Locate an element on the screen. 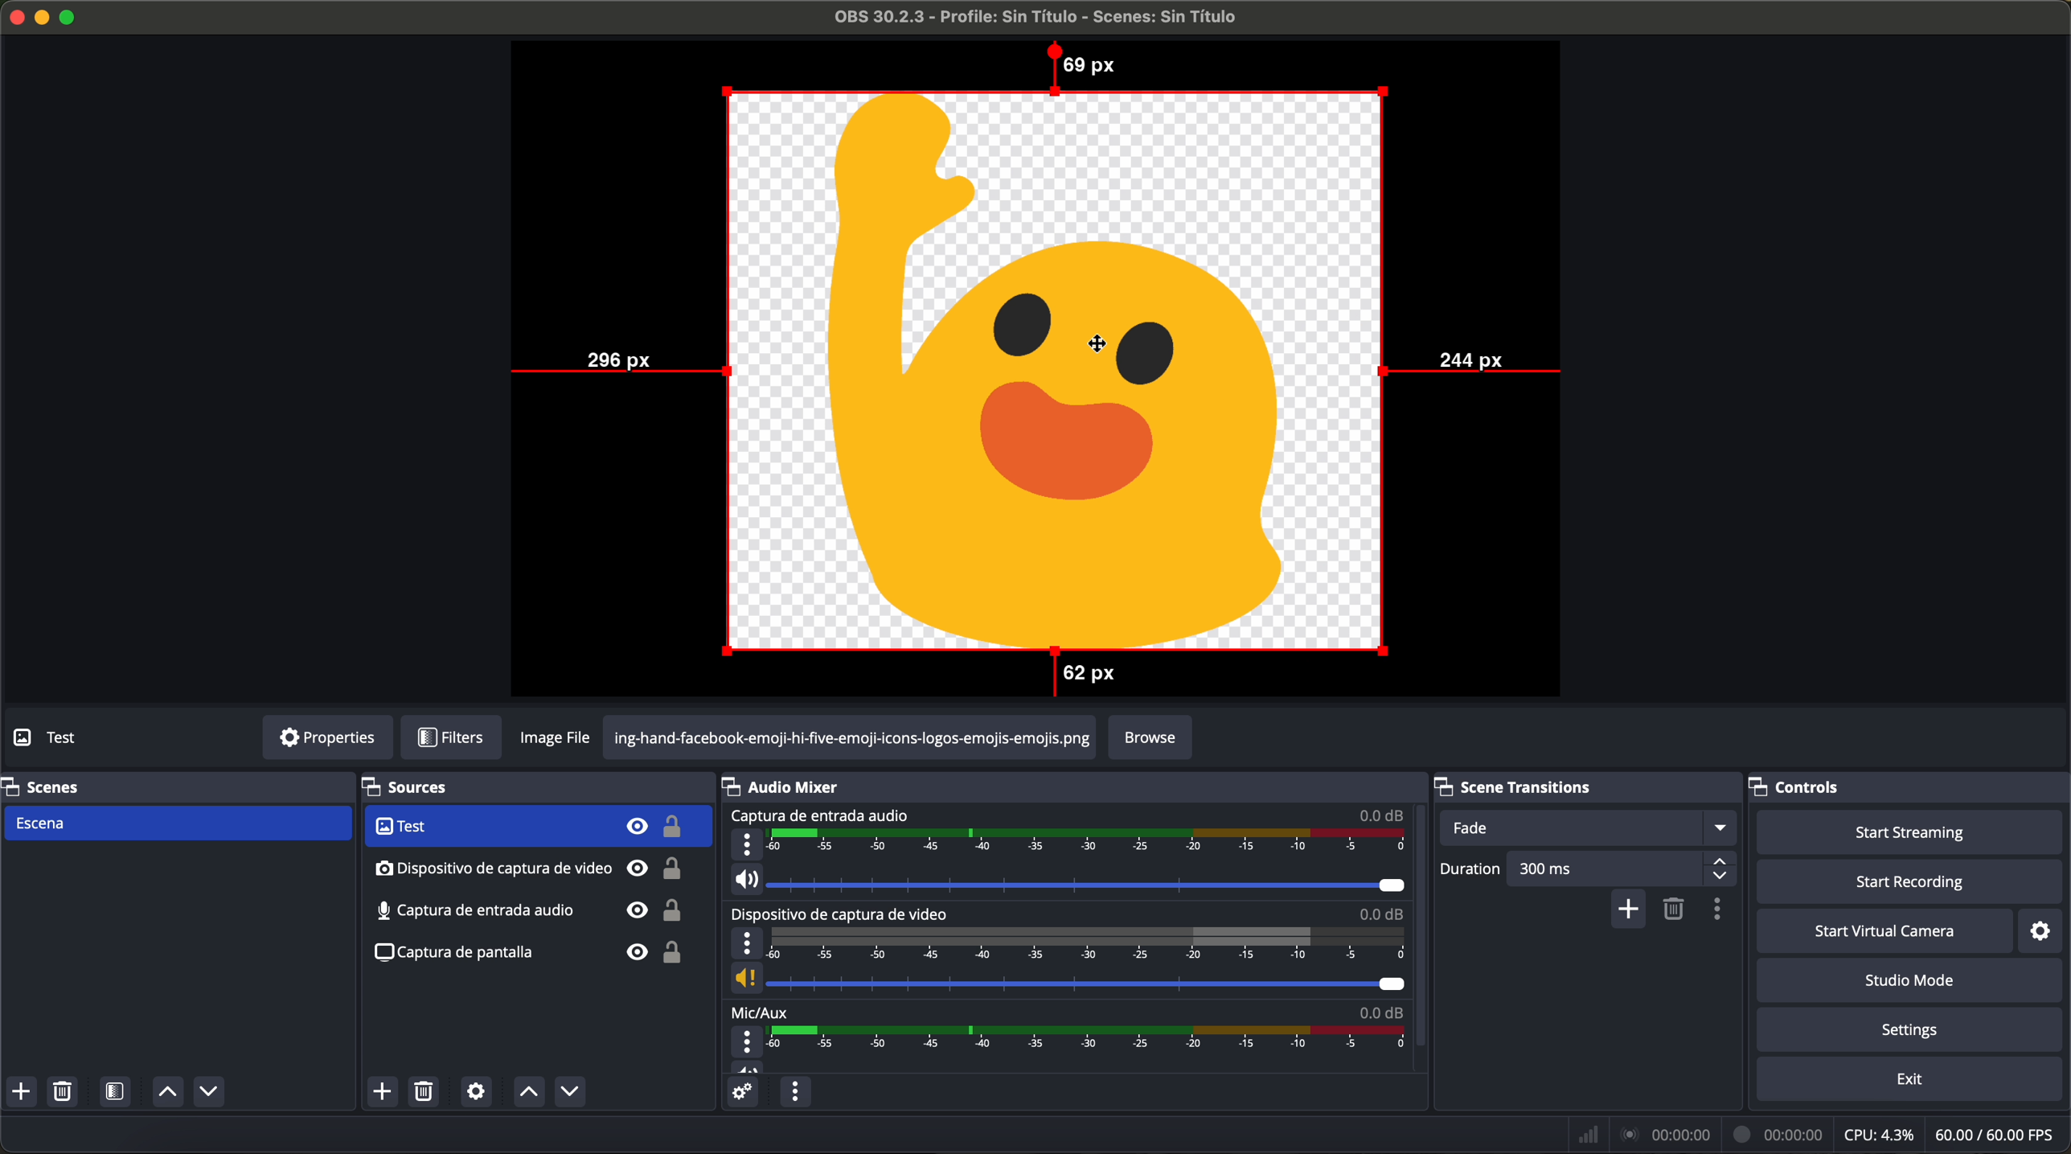 The height and width of the screenshot is (1154, 2071). cursor is located at coordinates (1092, 344).